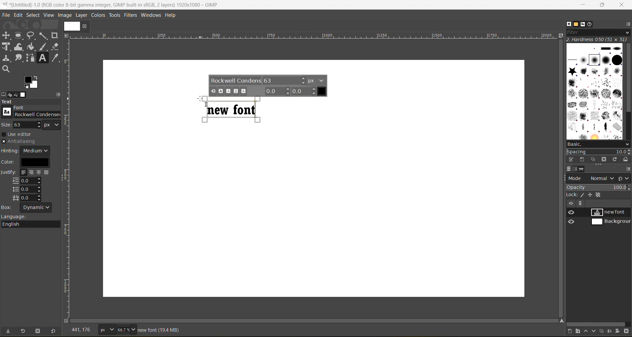  Describe the element at coordinates (98, 16) in the screenshot. I see `colors` at that location.